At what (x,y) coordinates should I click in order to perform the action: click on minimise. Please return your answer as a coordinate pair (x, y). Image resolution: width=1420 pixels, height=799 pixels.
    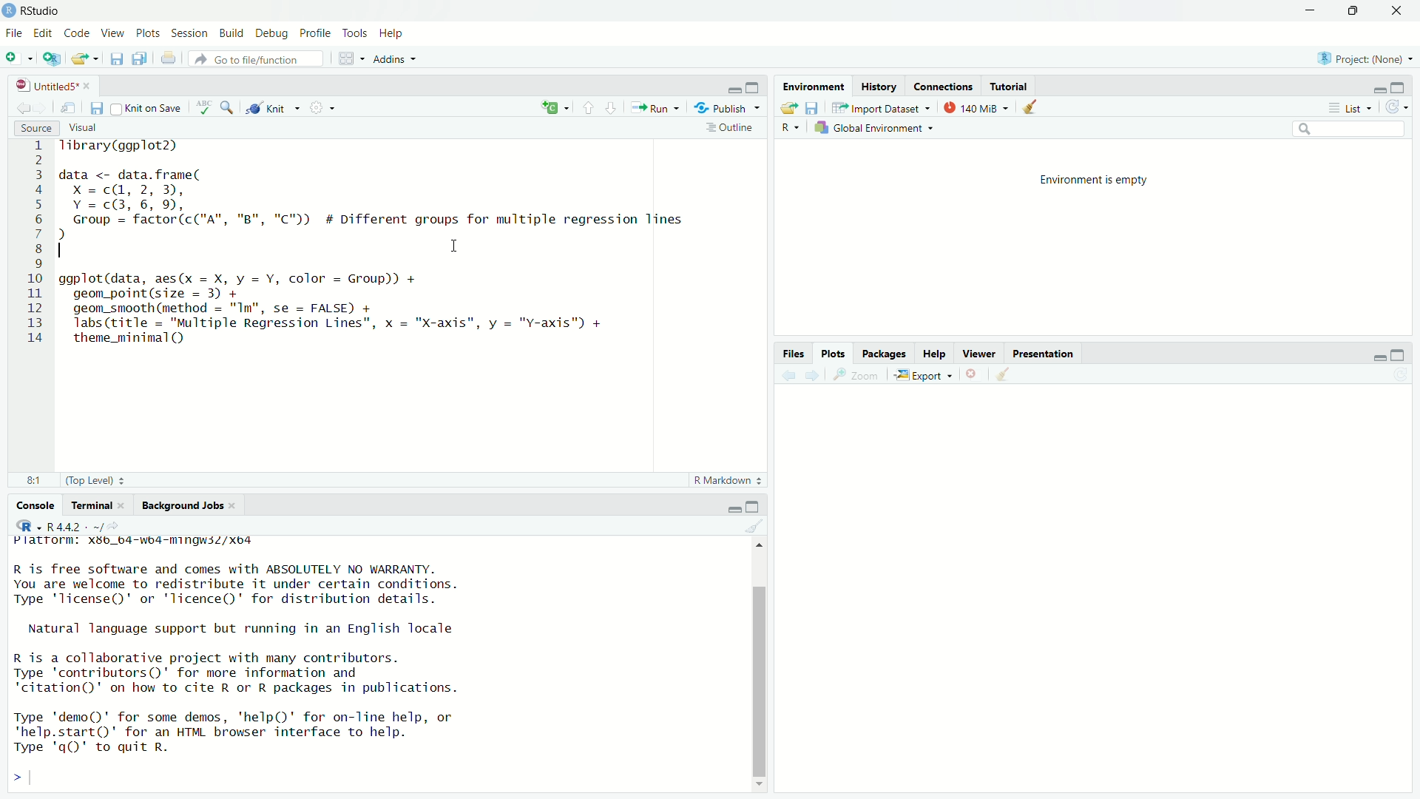
    Looking at the image, I should click on (1310, 9).